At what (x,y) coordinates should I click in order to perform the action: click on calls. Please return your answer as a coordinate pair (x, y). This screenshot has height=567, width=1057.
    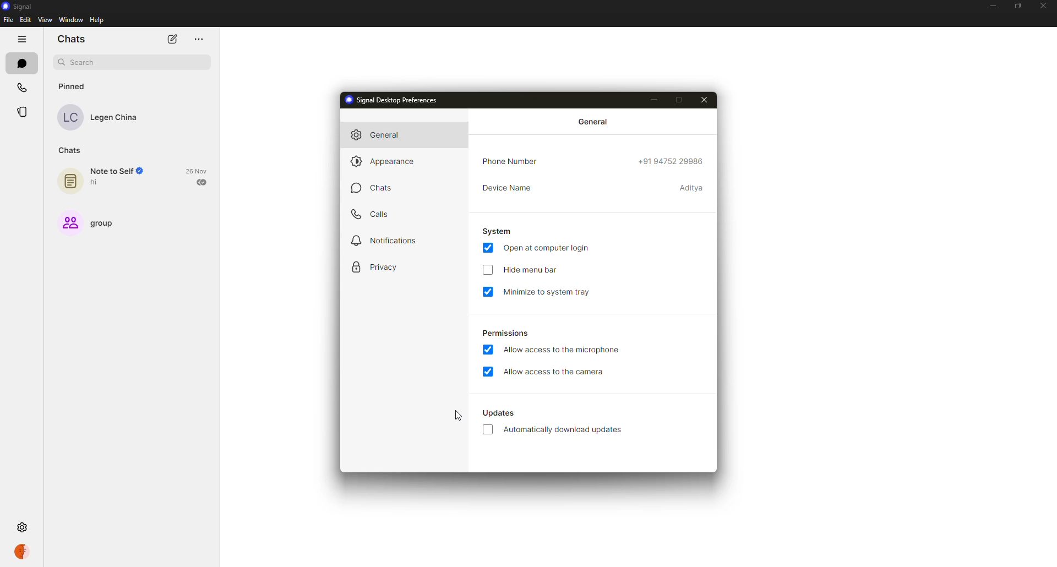
    Looking at the image, I should click on (21, 88).